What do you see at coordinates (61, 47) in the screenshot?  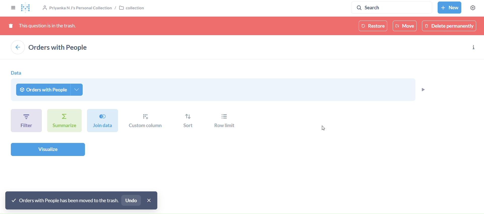 I see `example/orders with people` at bounding box center [61, 47].